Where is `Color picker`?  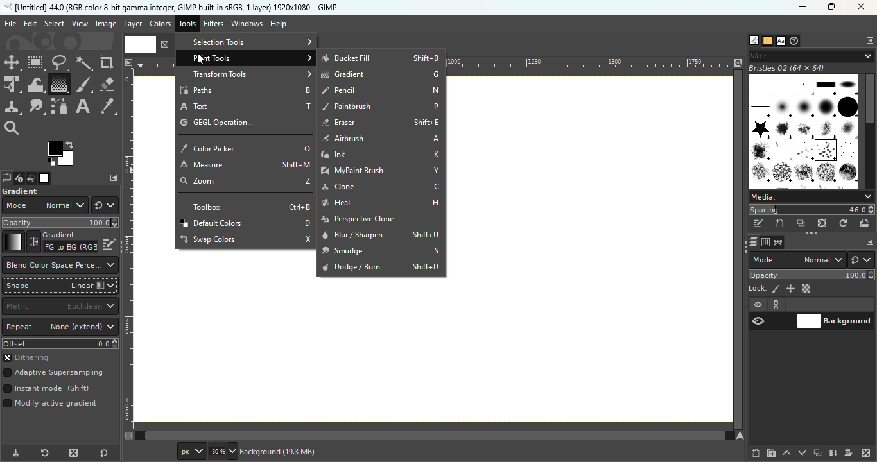 Color picker is located at coordinates (245, 144).